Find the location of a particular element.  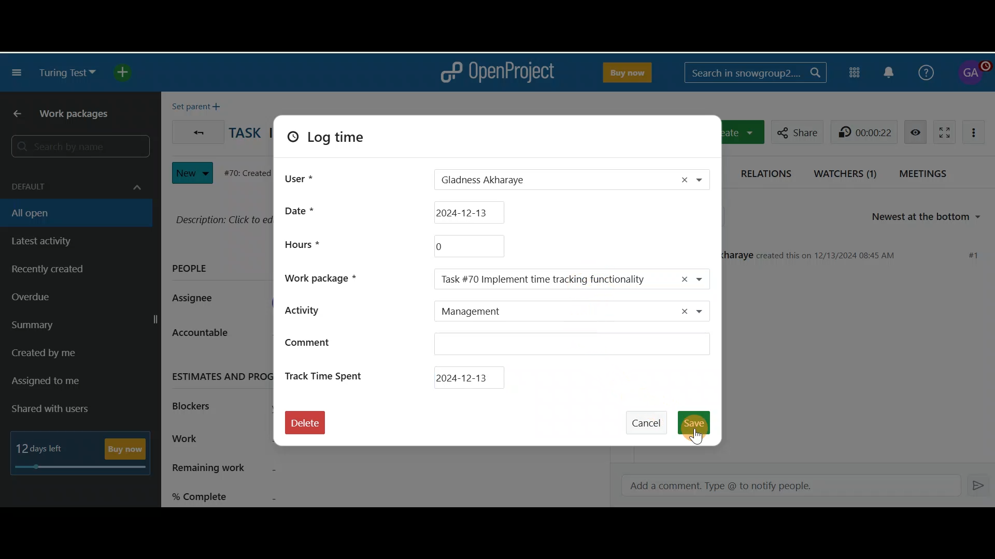

Remove is located at coordinates (681, 278).